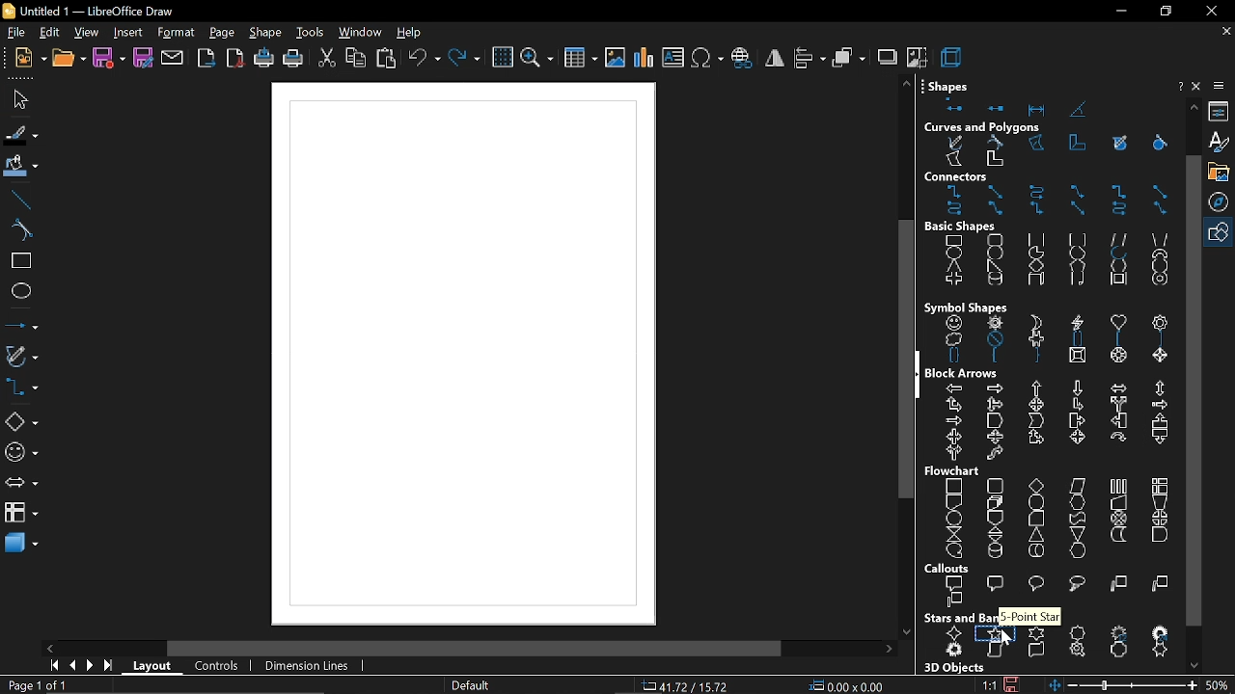 The width and height of the screenshot is (1235, 694). What do you see at coordinates (847, 686) in the screenshot?
I see `position` at bounding box center [847, 686].